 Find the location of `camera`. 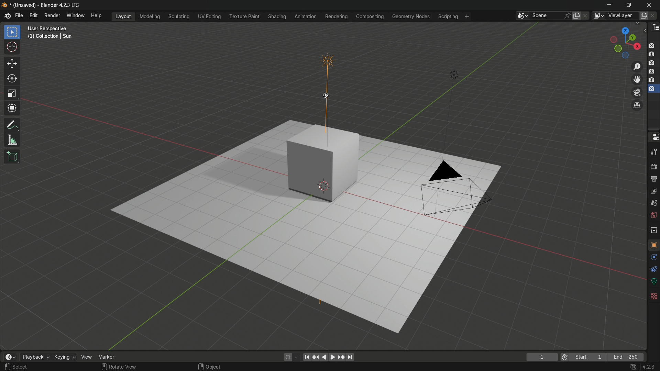

camera is located at coordinates (454, 187).